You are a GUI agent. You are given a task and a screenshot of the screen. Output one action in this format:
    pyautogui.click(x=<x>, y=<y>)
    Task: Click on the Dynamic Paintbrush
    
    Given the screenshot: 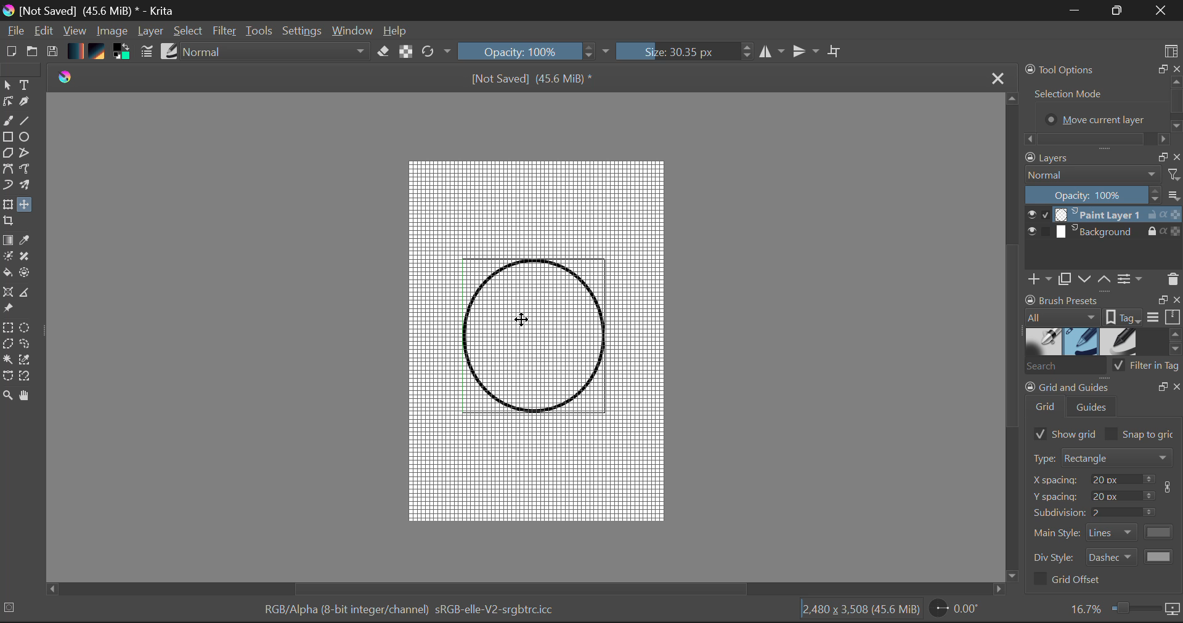 What is the action you would take?
    pyautogui.click(x=7, y=186)
    